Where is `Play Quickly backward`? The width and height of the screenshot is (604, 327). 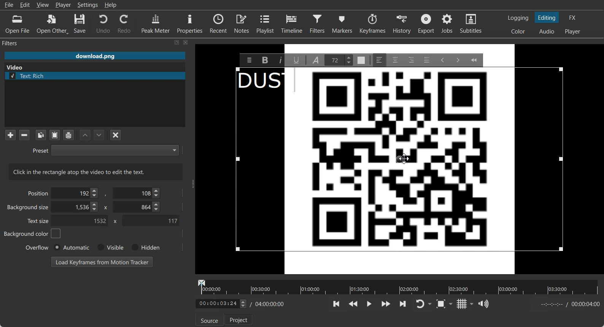
Play Quickly backward is located at coordinates (353, 304).